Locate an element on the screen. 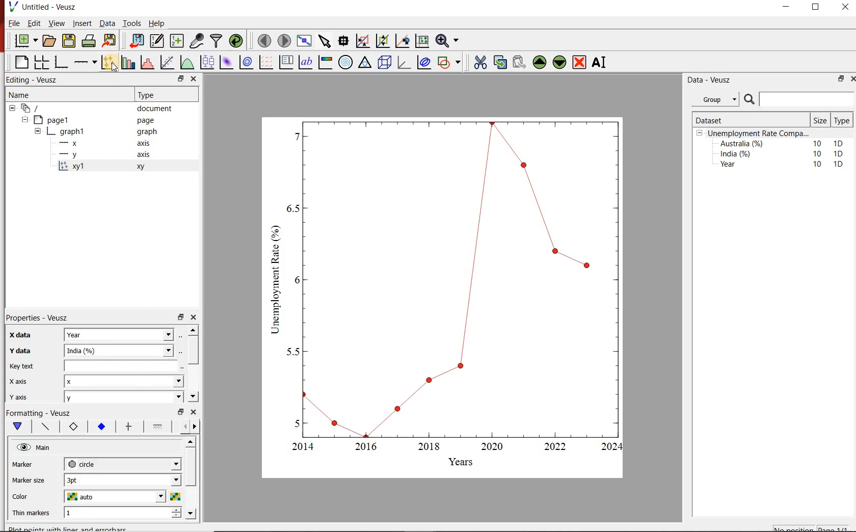  Insert is located at coordinates (82, 23).